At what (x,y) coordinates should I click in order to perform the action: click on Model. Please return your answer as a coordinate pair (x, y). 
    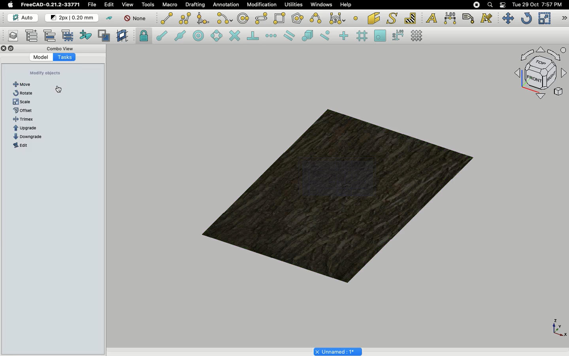
    Looking at the image, I should click on (41, 57).